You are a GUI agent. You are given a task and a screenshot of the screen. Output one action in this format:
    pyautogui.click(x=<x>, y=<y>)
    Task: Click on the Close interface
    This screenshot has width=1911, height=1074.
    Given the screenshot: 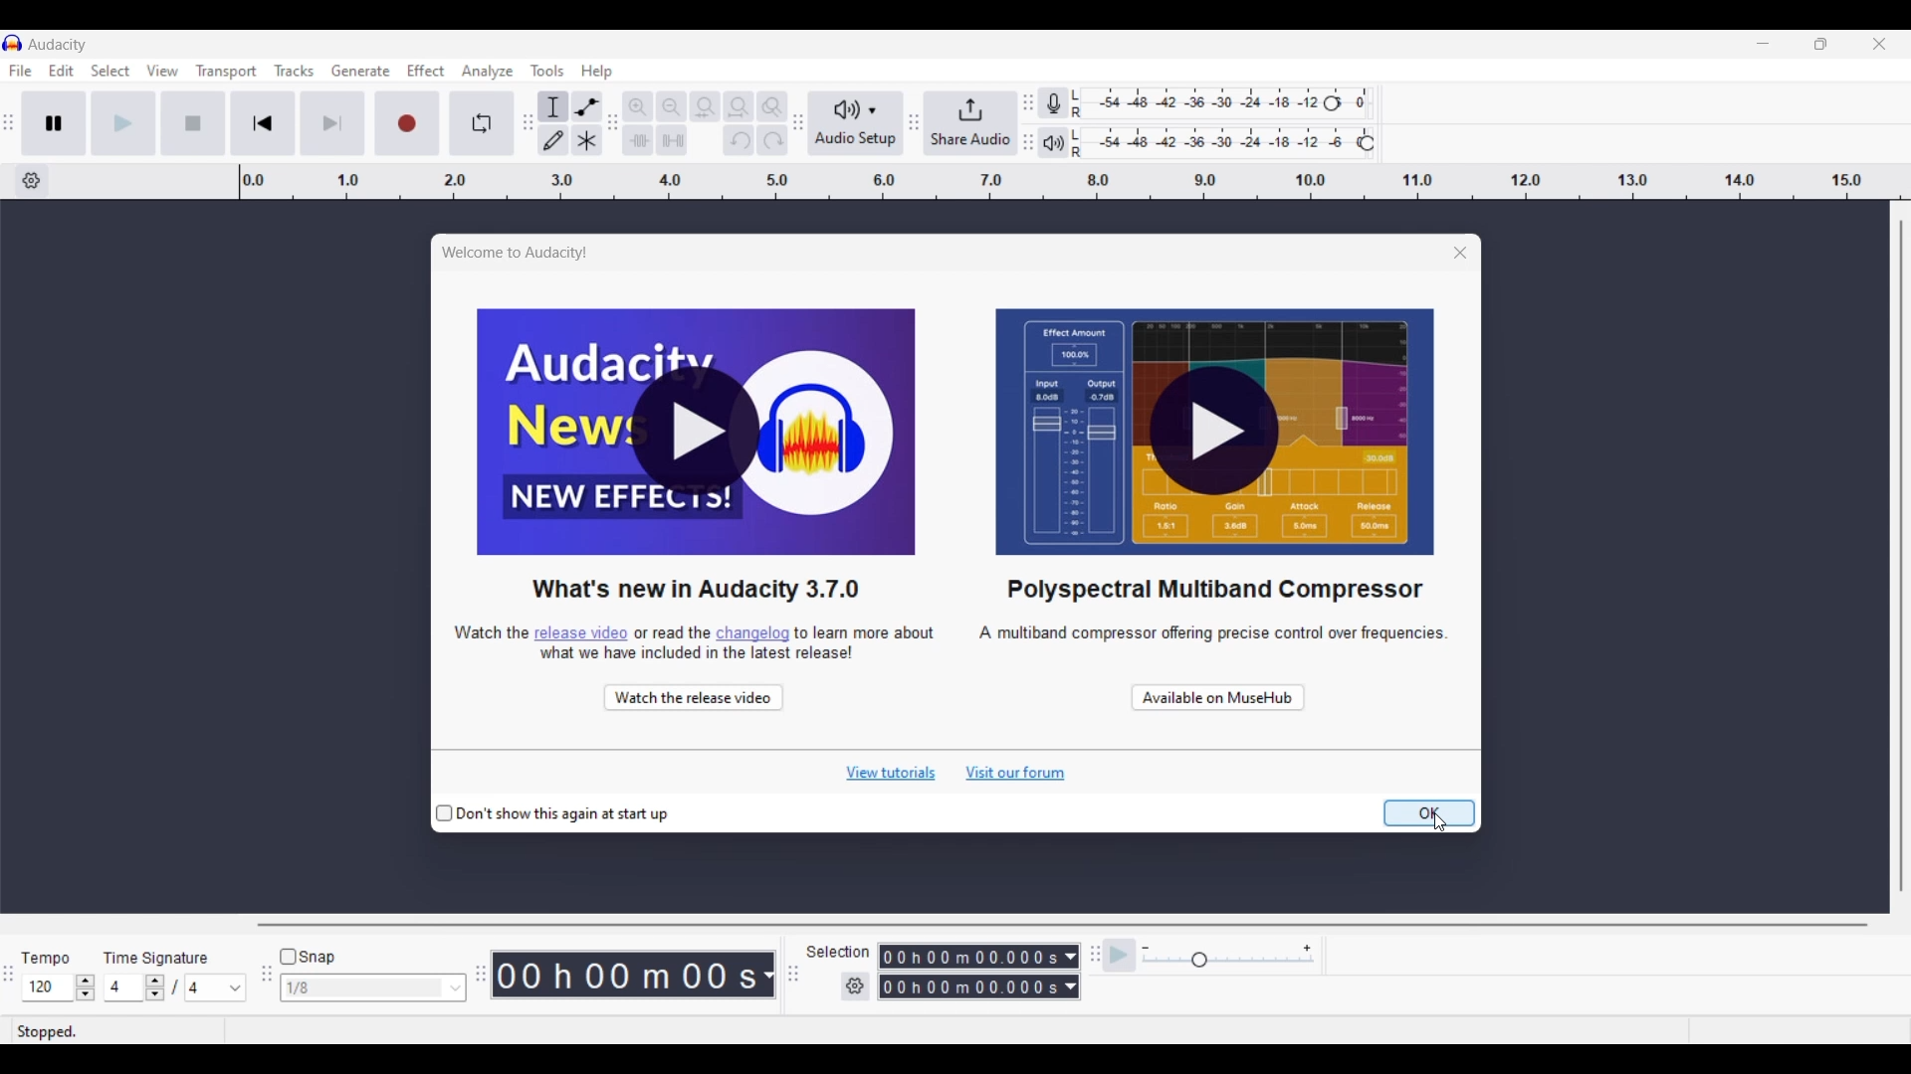 What is the action you would take?
    pyautogui.click(x=1879, y=44)
    